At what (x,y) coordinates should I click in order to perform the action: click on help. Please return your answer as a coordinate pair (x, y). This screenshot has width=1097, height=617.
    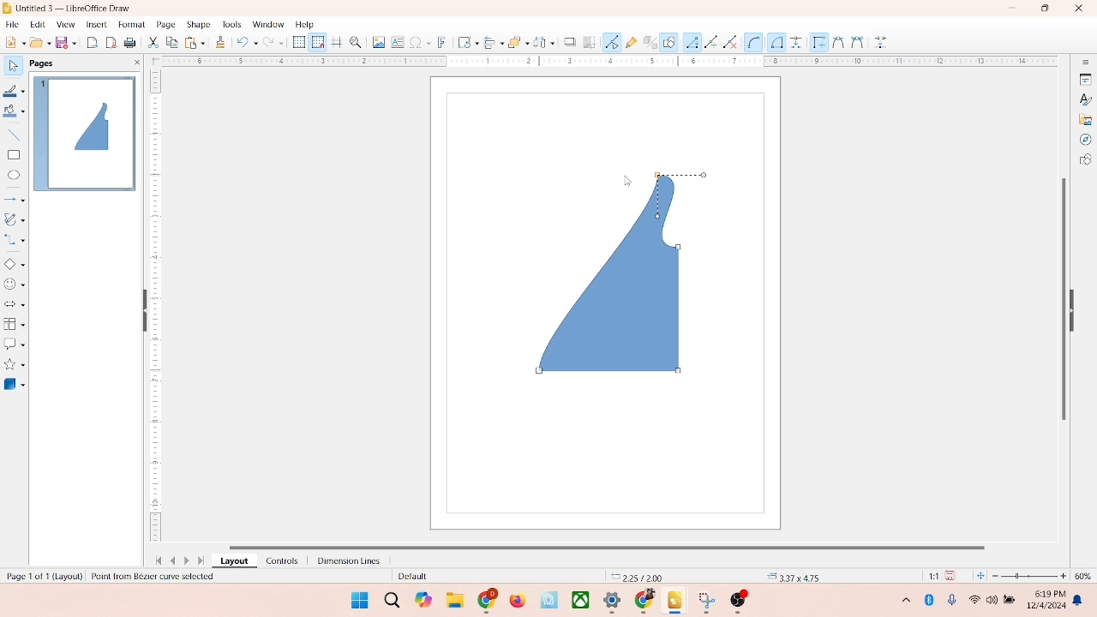
    Looking at the image, I should click on (305, 24).